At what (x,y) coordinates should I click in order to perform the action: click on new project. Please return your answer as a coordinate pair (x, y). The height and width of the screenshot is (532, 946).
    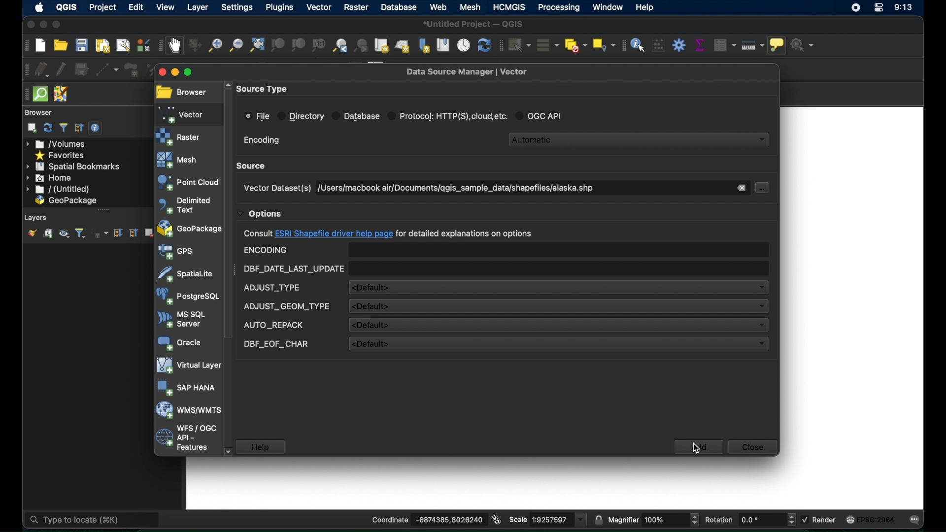
    Looking at the image, I should click on (40, 45).